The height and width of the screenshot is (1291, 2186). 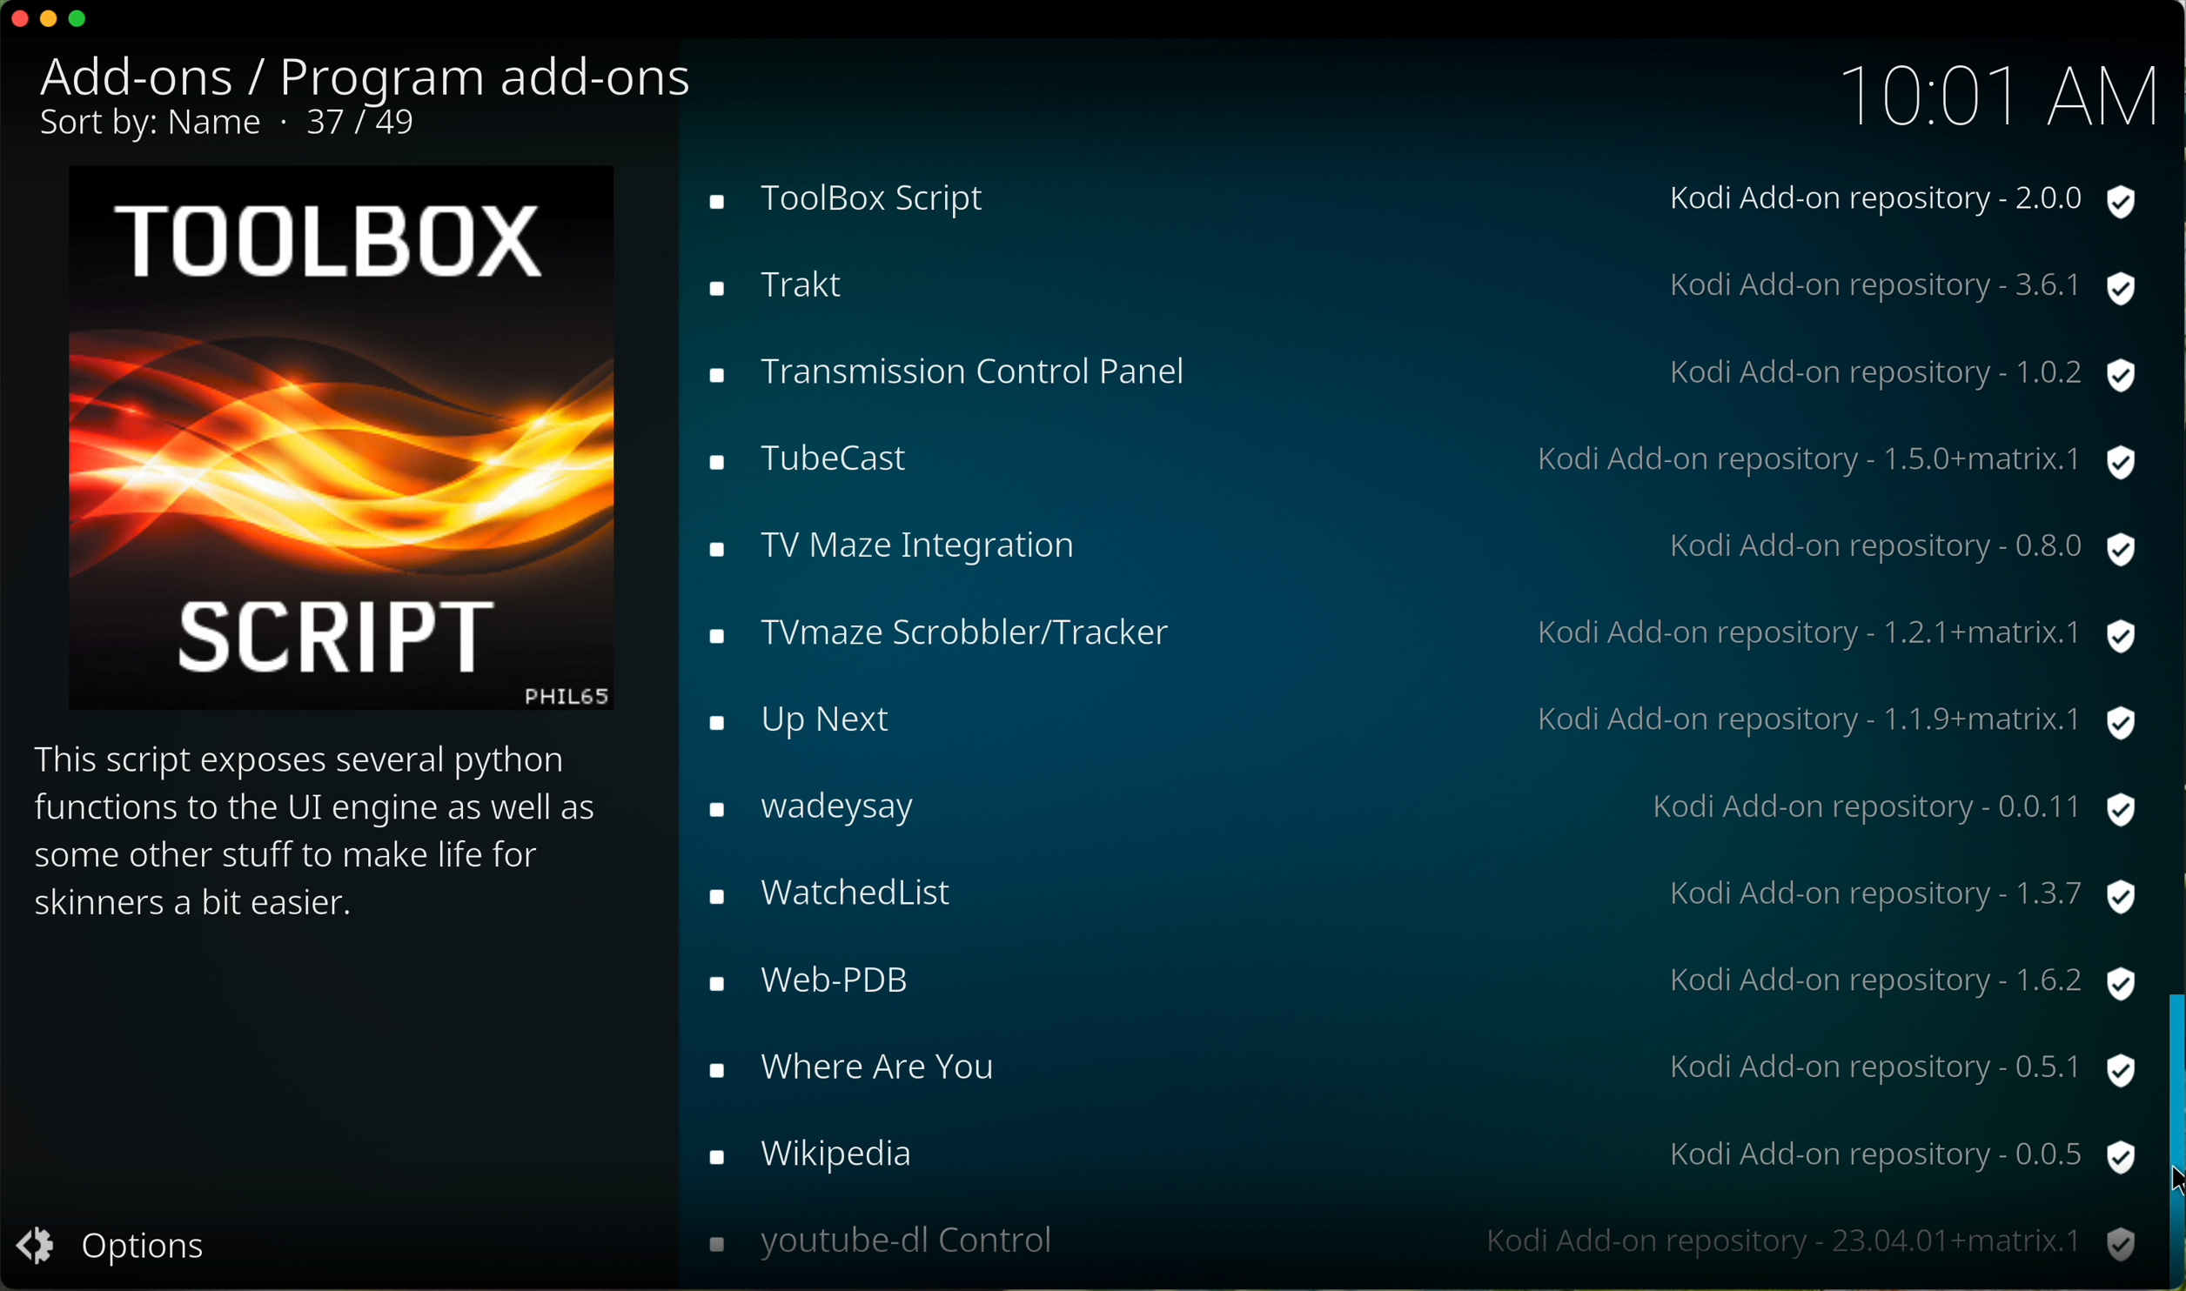 What do you see at coordinates (2172, 1182) in the screenshot?
I see `Cursor` at bounding box center [2172, 1182].